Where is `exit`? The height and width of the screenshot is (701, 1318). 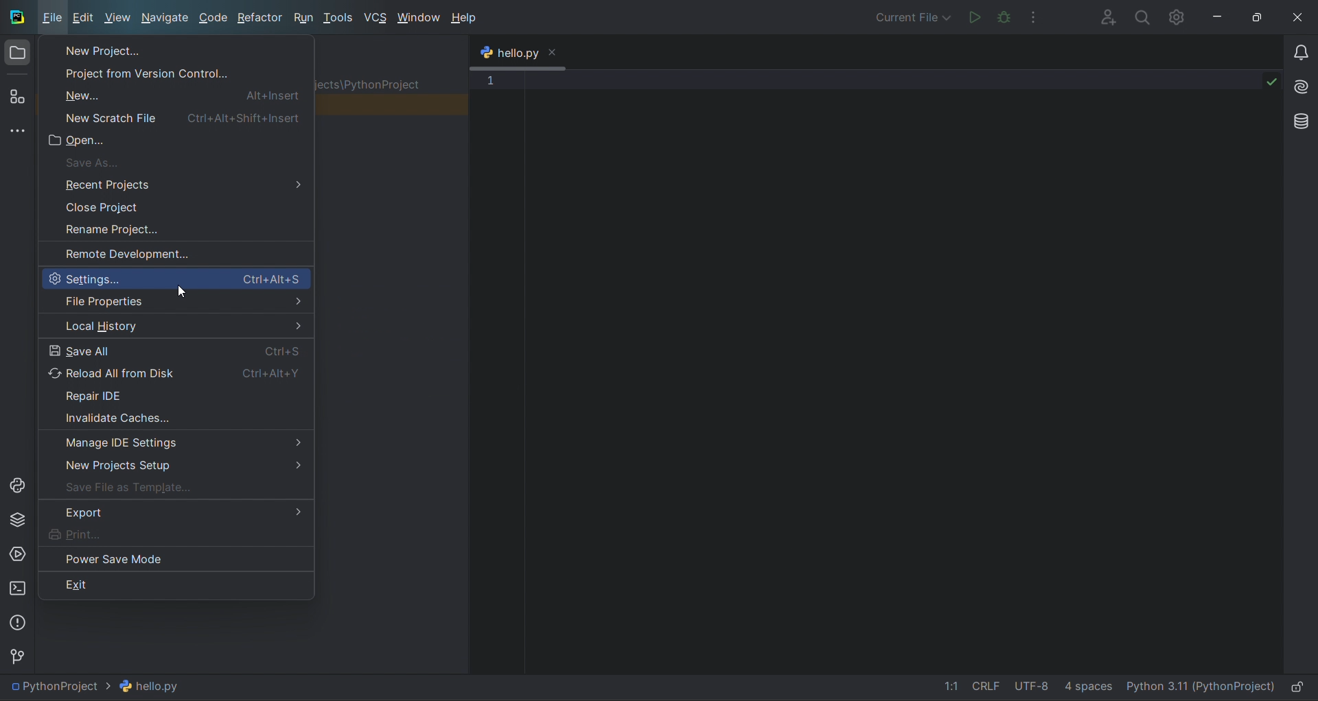 exit is located at coordinates (172, 584).